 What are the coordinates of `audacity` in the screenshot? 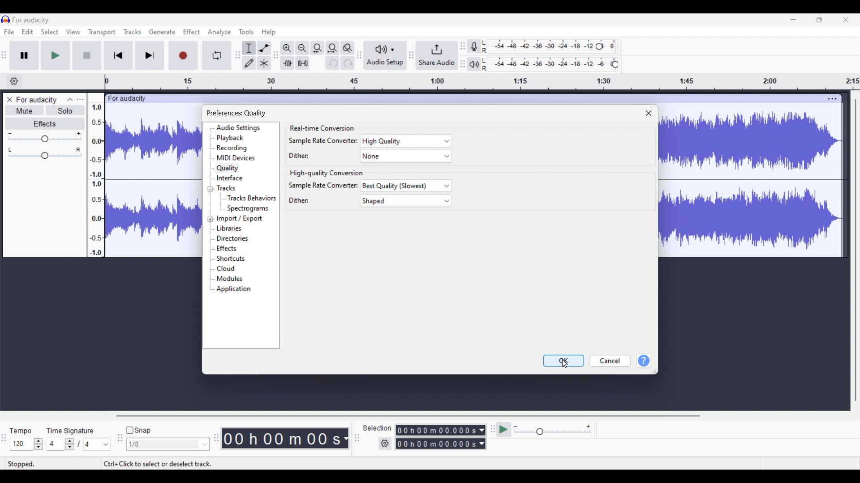 It's located at (125, 99).